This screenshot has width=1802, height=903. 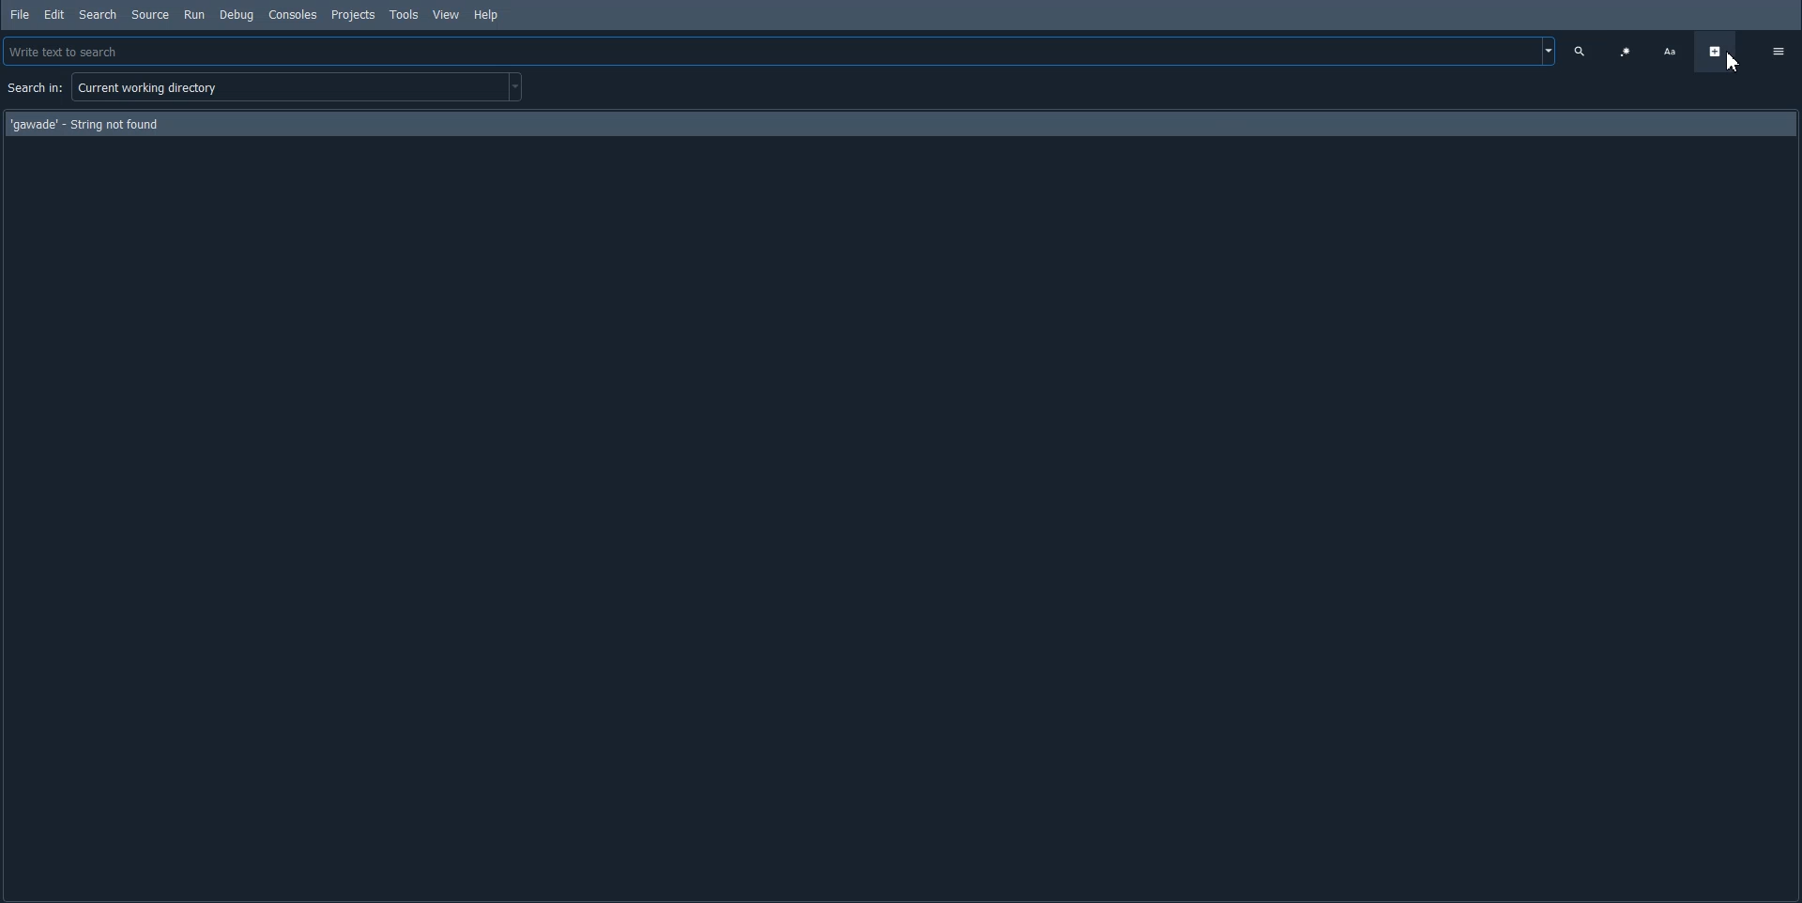 What do you see at coordinates (236, 14) in the screenshot?
I see `Debug` at bounding box center [236, 14].